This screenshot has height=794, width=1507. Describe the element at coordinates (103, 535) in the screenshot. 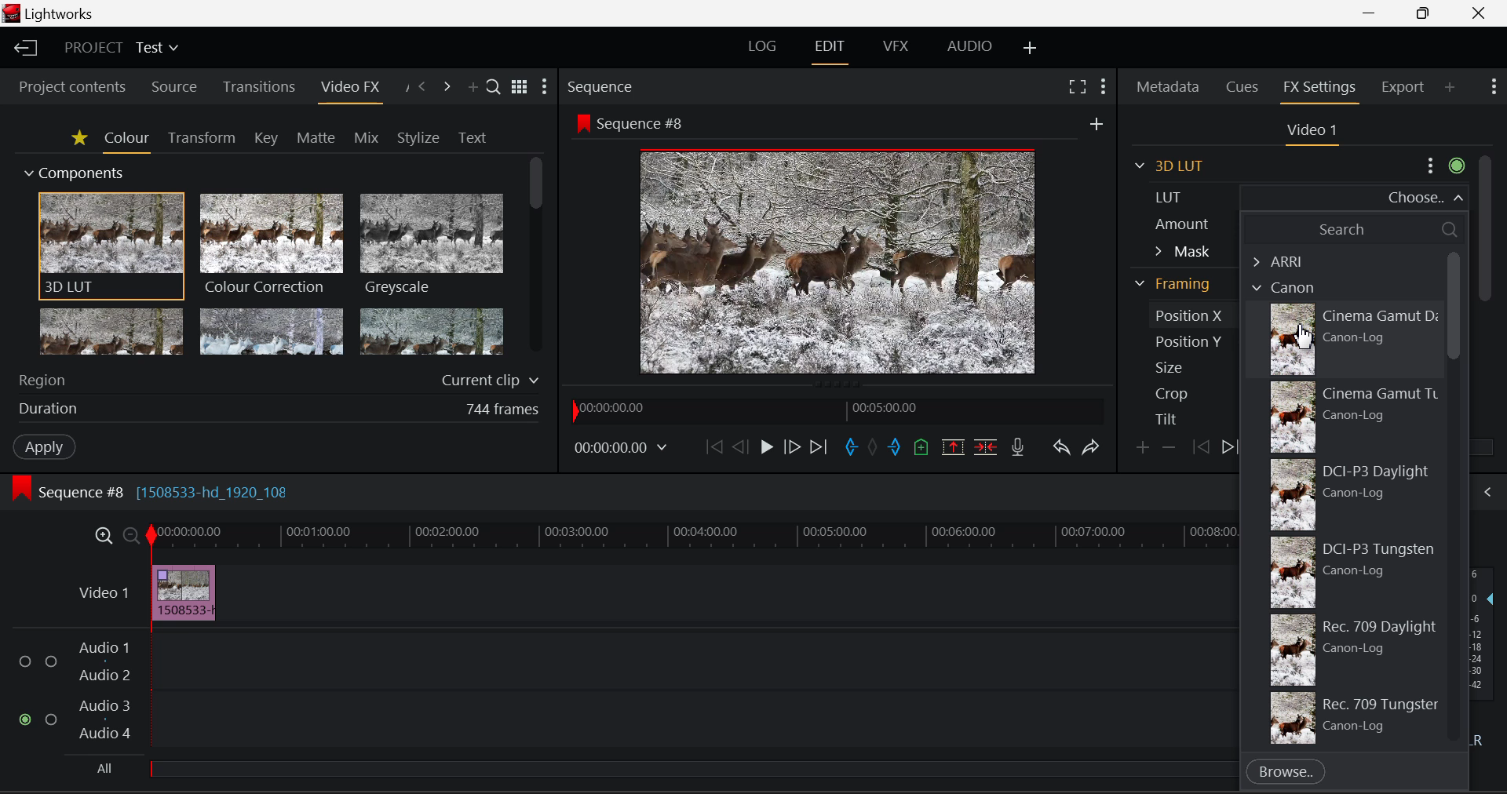

I see `Timeline Zoom In` at that location.